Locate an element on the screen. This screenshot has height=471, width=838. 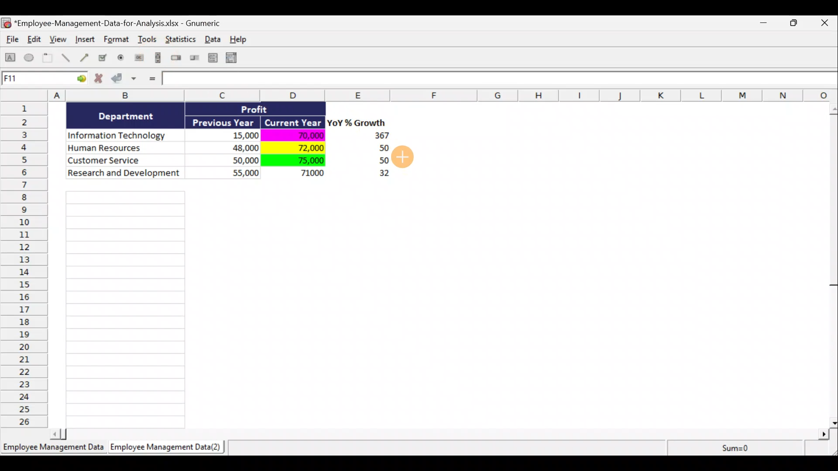
Create a list is located at coordinates (210, 58).